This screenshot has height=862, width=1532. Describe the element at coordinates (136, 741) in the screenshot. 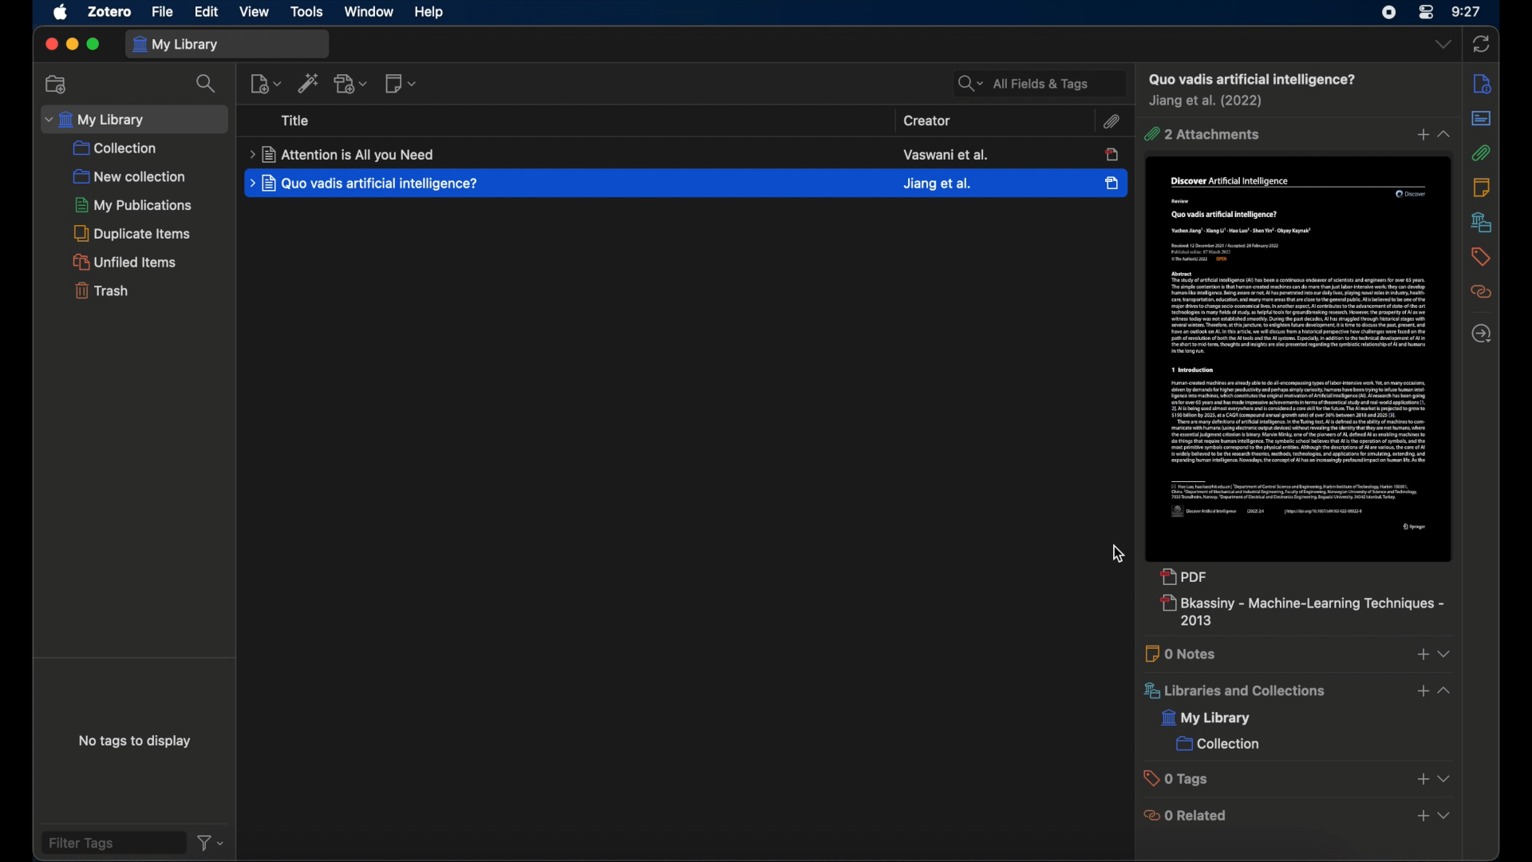

I see `no tags to display` at that location.